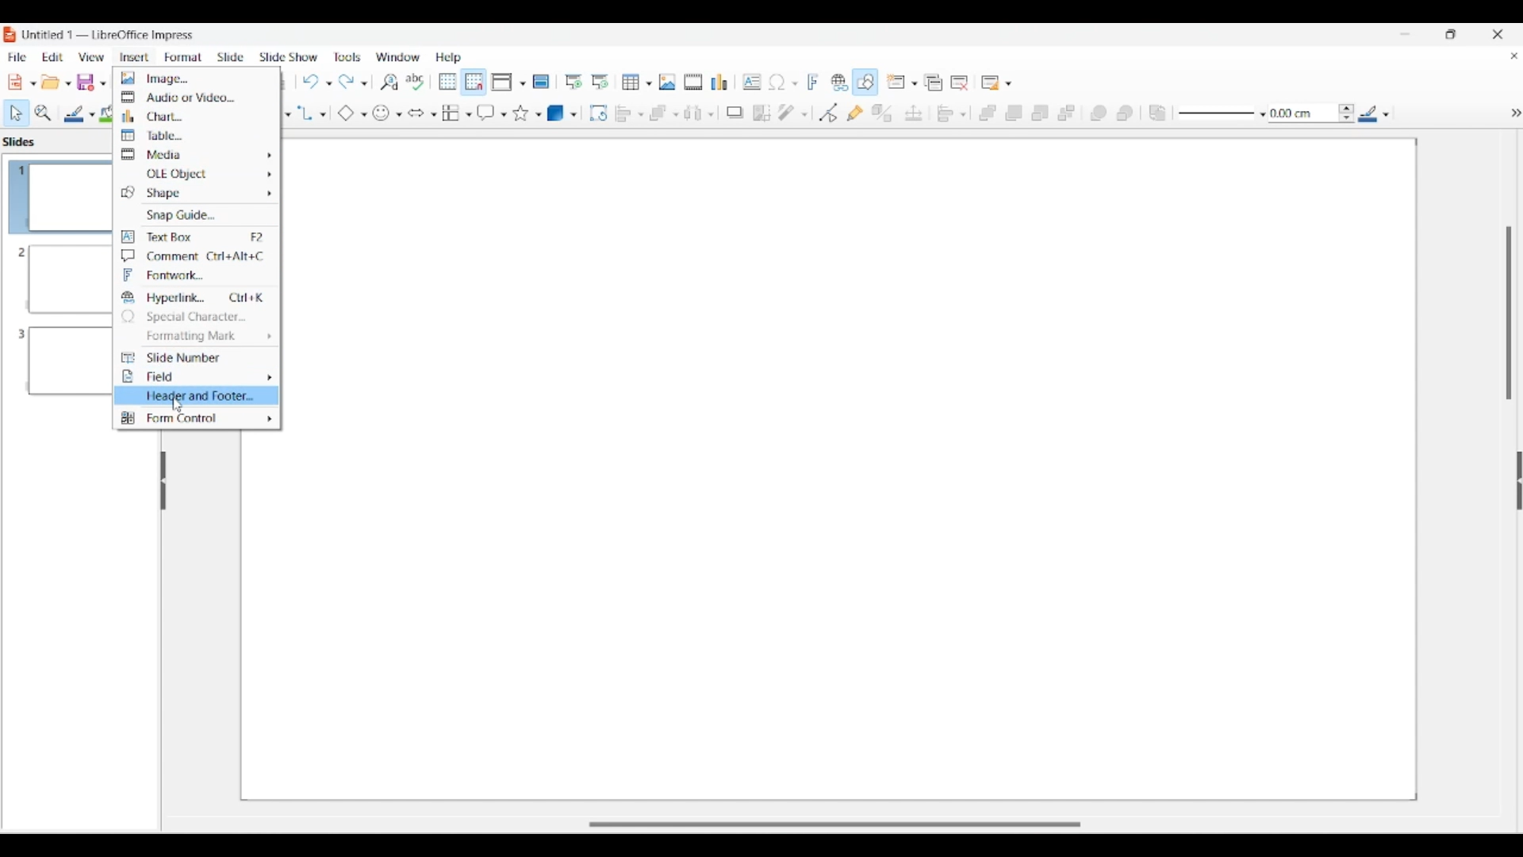  I want to click on Increase/Decrease line thickness, so click(1347, 113).